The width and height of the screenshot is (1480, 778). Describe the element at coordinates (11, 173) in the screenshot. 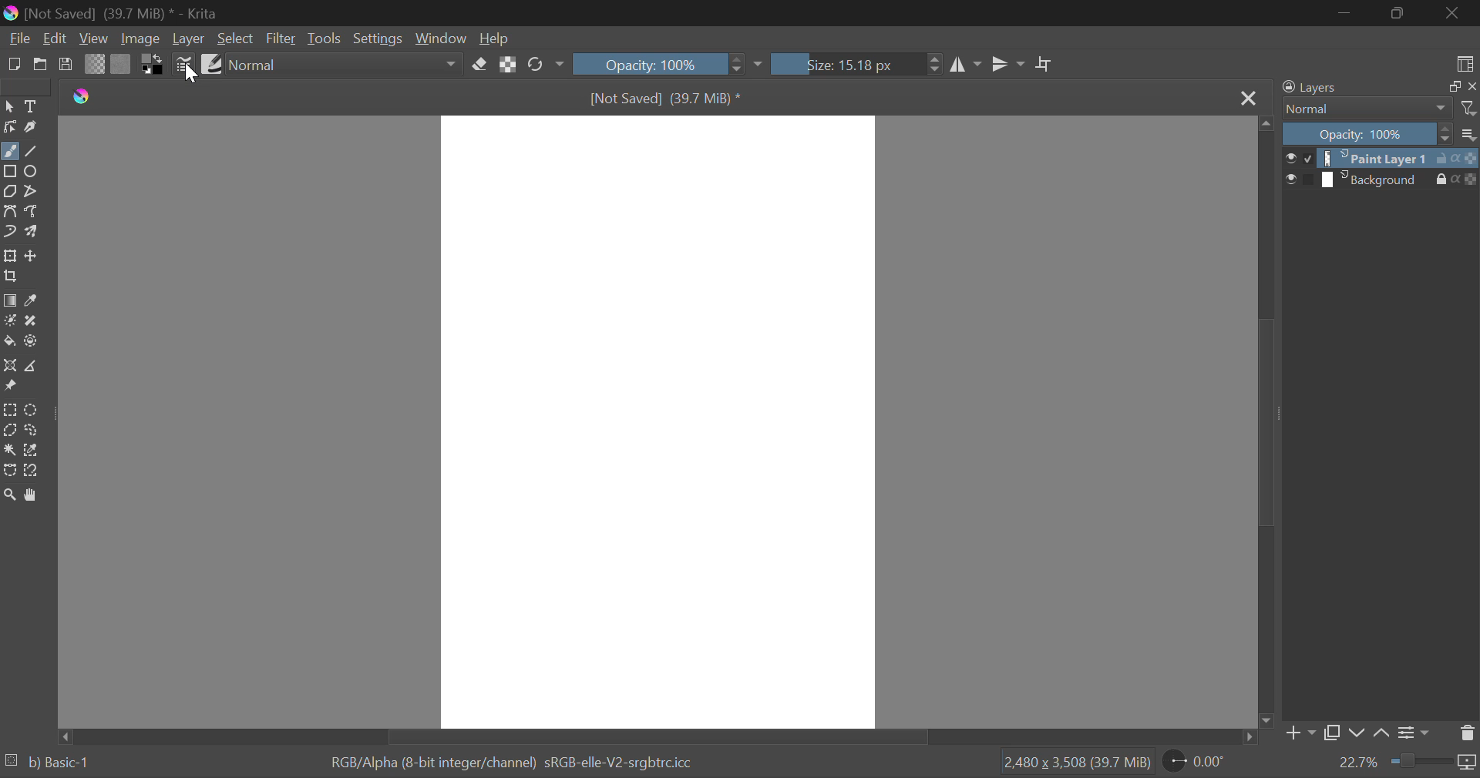

I see `Rectangle` at that location.